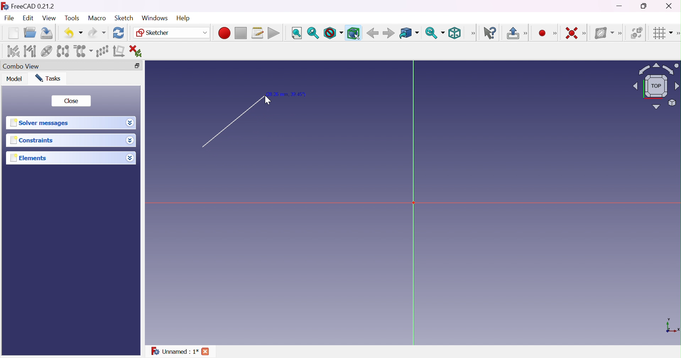  What do you see at coordinates (620, 7) in the screenshot?
I see `Minimize` at bounding box center [620, 7].